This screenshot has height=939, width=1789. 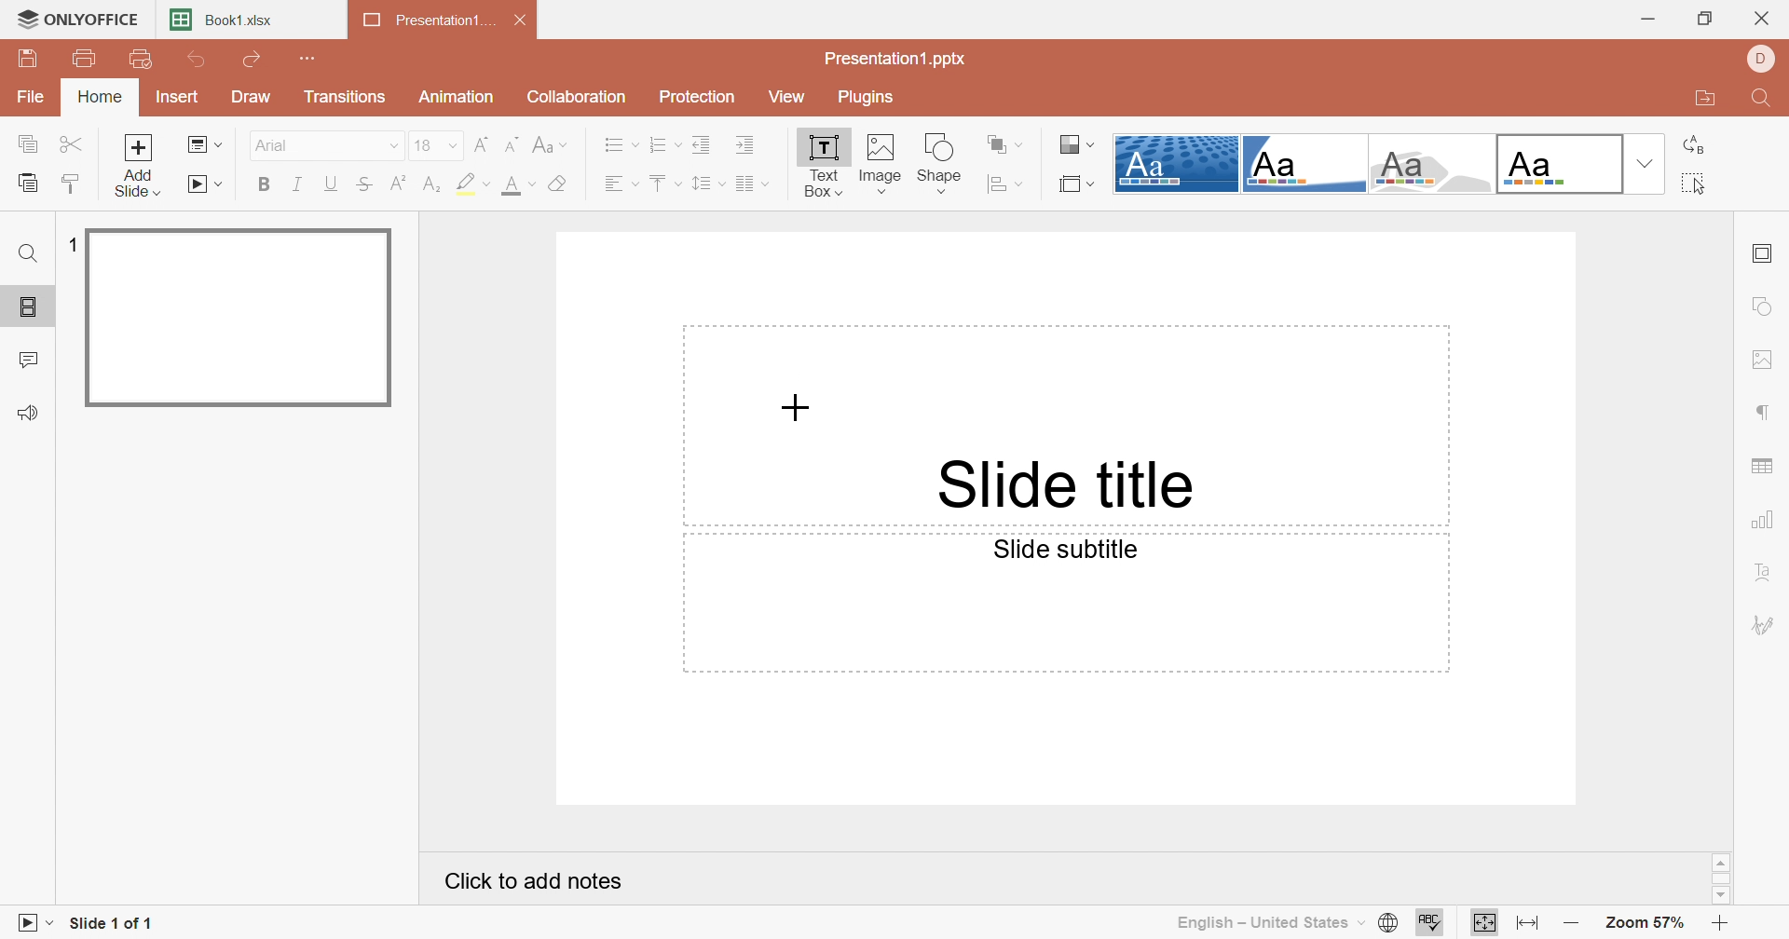 What do you see at coordinates (1721, 922) in the screenshot?
I see `Zoom in` at bounding box center [1721, 922].